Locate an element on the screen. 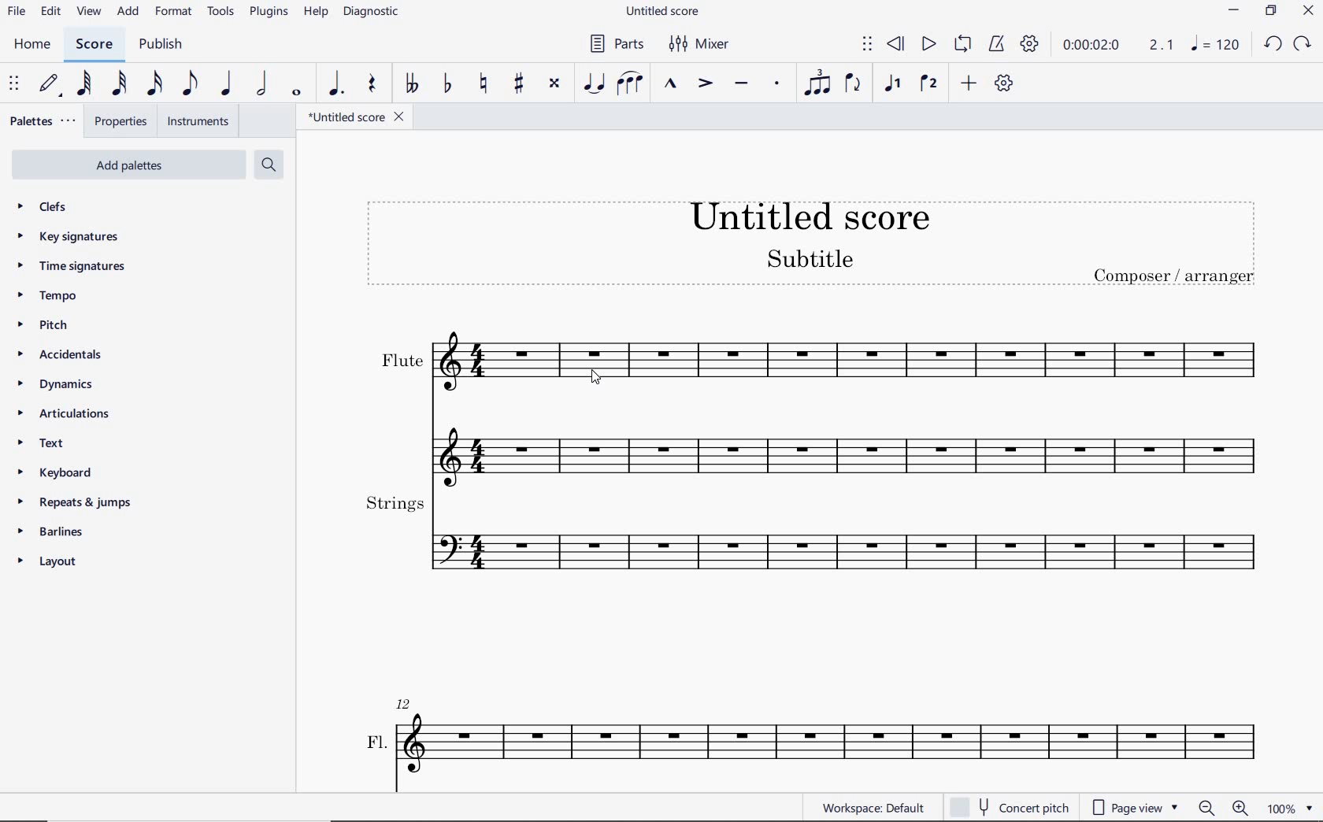  page view is located at coordinates (1136, 805).